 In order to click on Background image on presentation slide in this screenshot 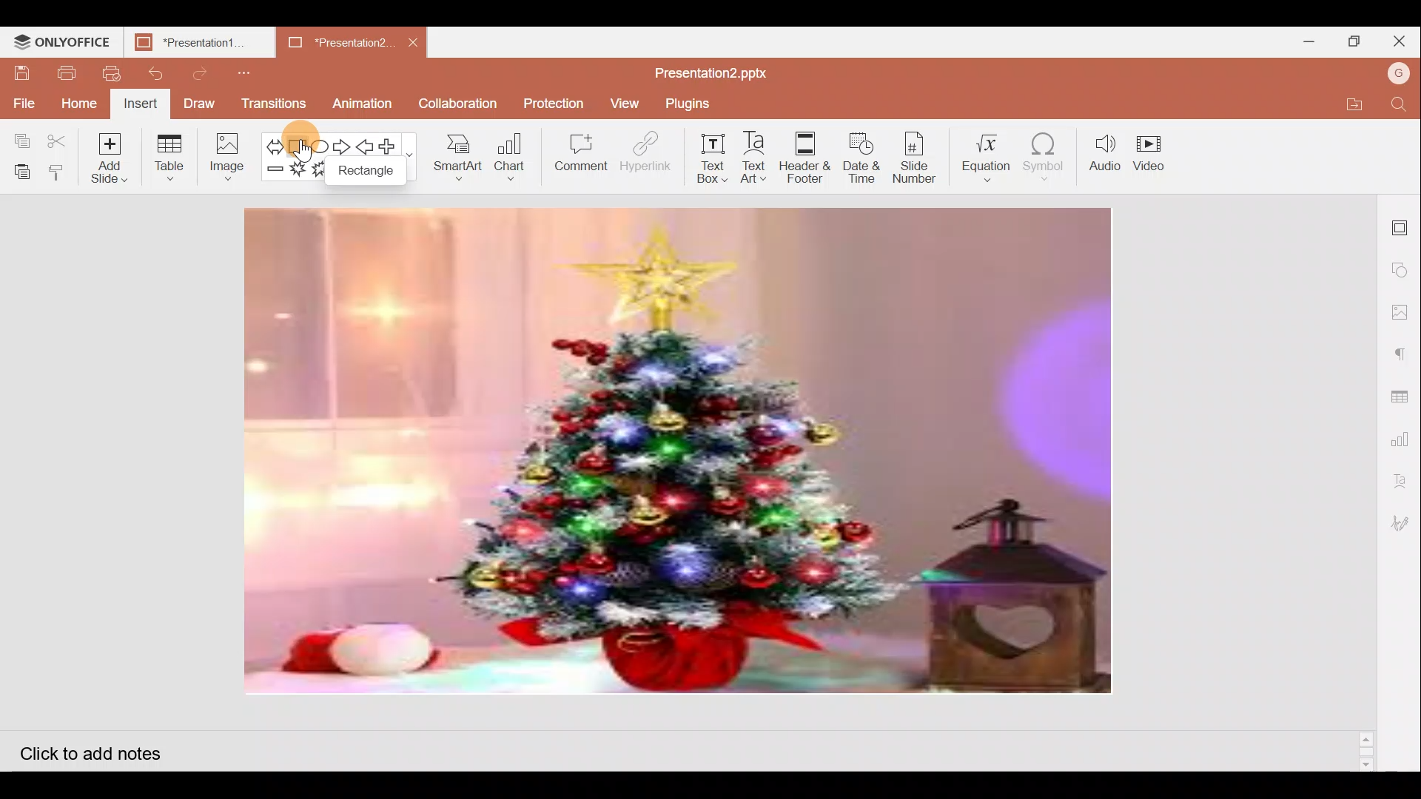, I will do `click(679, 453)`.